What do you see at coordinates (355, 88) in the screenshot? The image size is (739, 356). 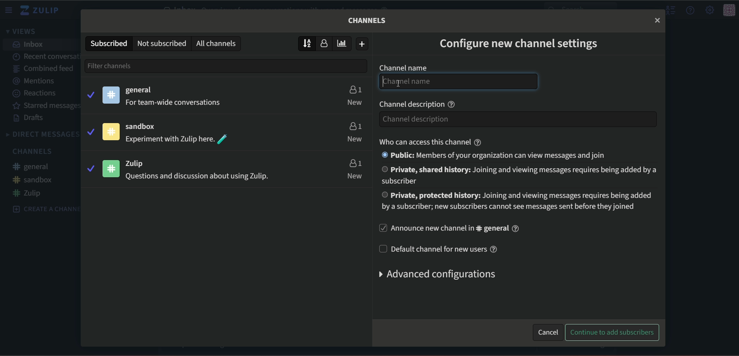 I see `users` at bounding box center [355, 88].